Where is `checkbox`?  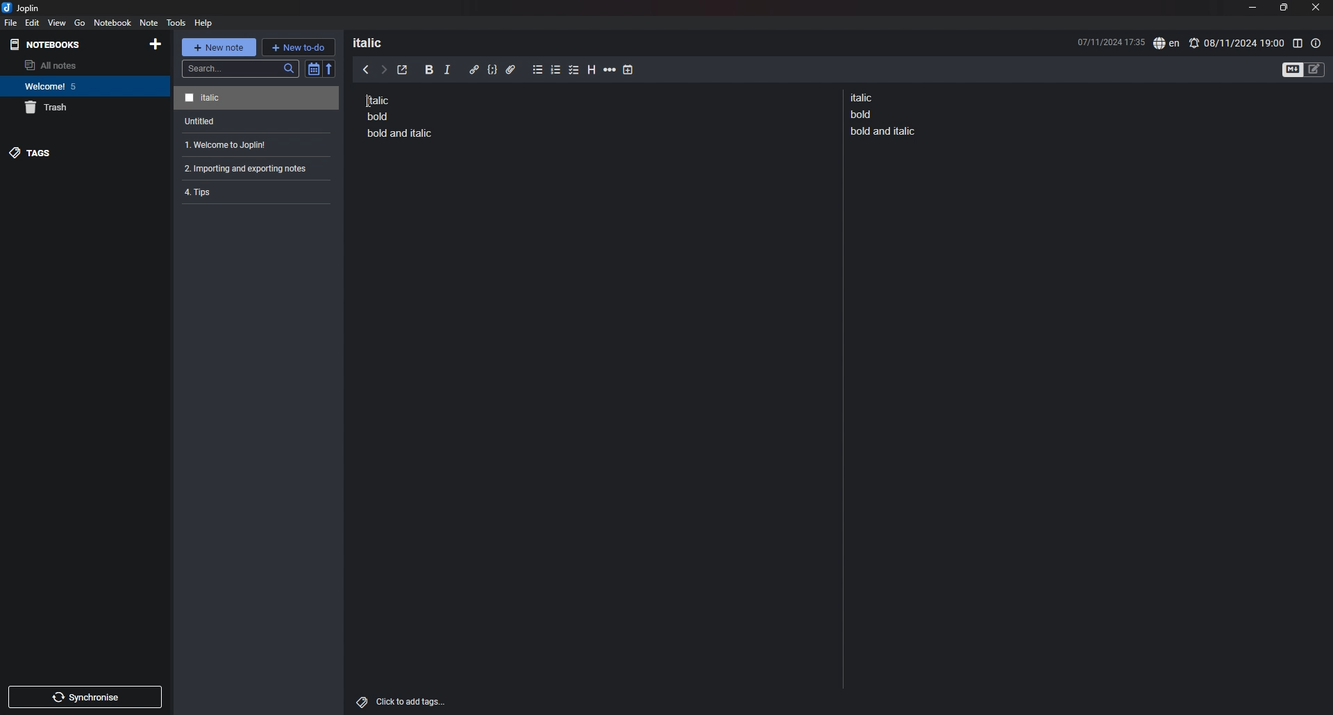 checkbox is located at coordinates (574, 71).